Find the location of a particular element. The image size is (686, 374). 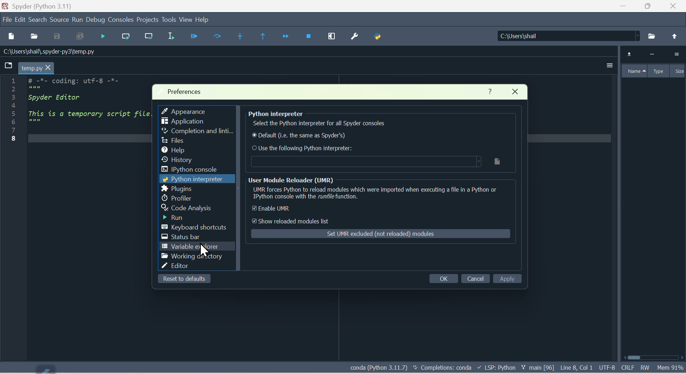

continue execution until next function is located at coordinates (282, 36).